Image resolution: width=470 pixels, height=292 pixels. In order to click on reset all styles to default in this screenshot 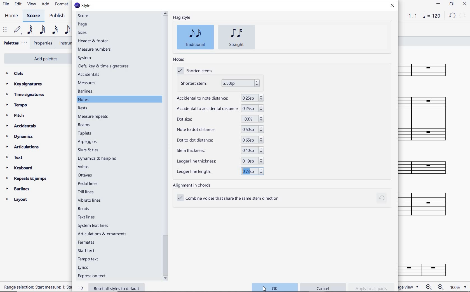, I will do `click(110, 288)`.